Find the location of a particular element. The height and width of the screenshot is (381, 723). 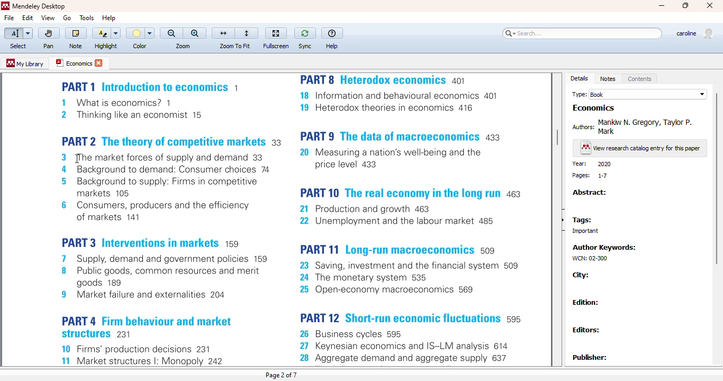

Abstract: is located at coordinates (590, 192).